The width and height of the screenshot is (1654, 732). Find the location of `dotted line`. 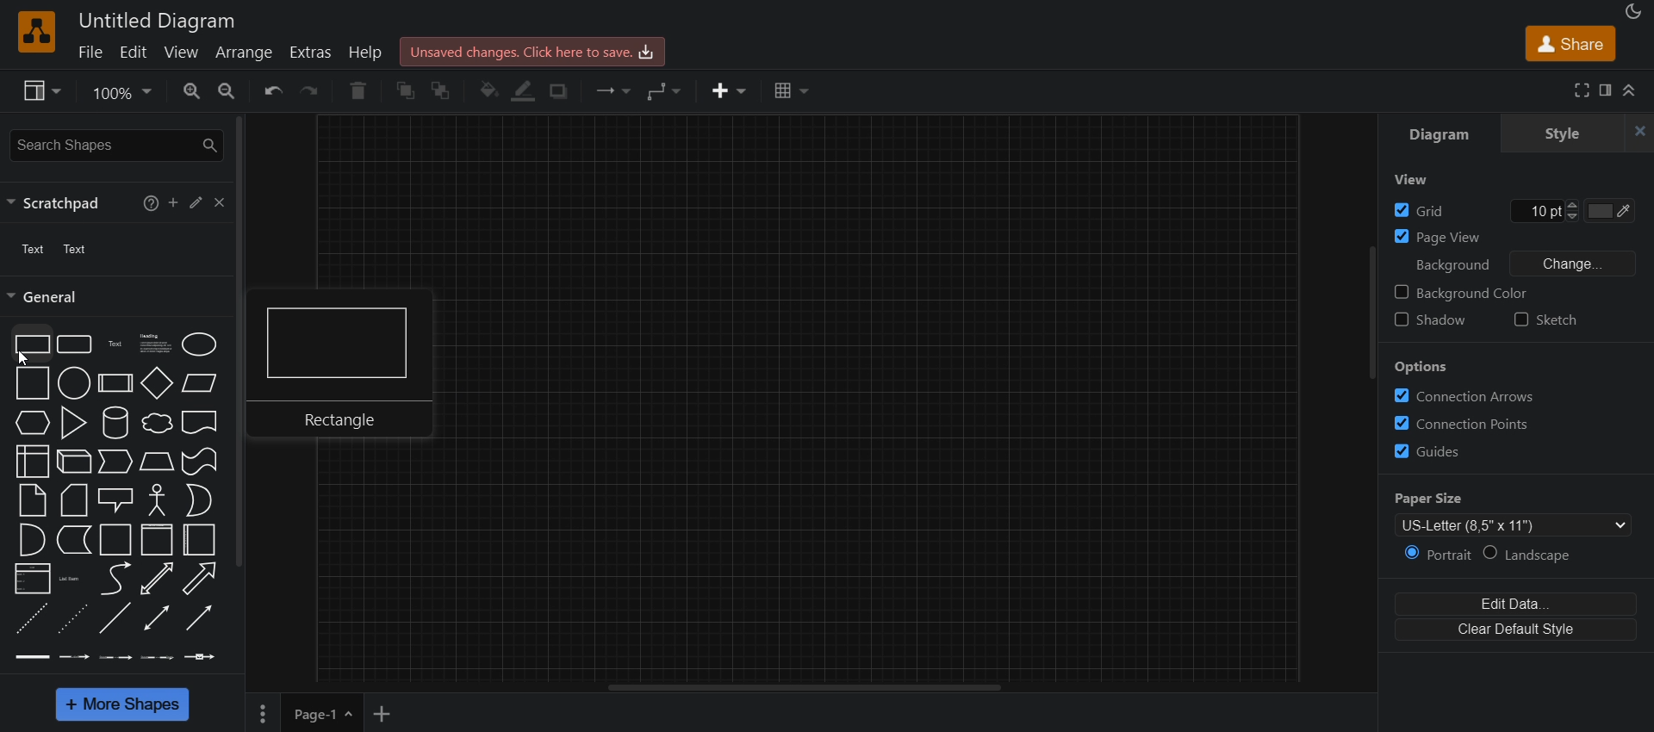

dotted line is located at coordinates (71, 621).